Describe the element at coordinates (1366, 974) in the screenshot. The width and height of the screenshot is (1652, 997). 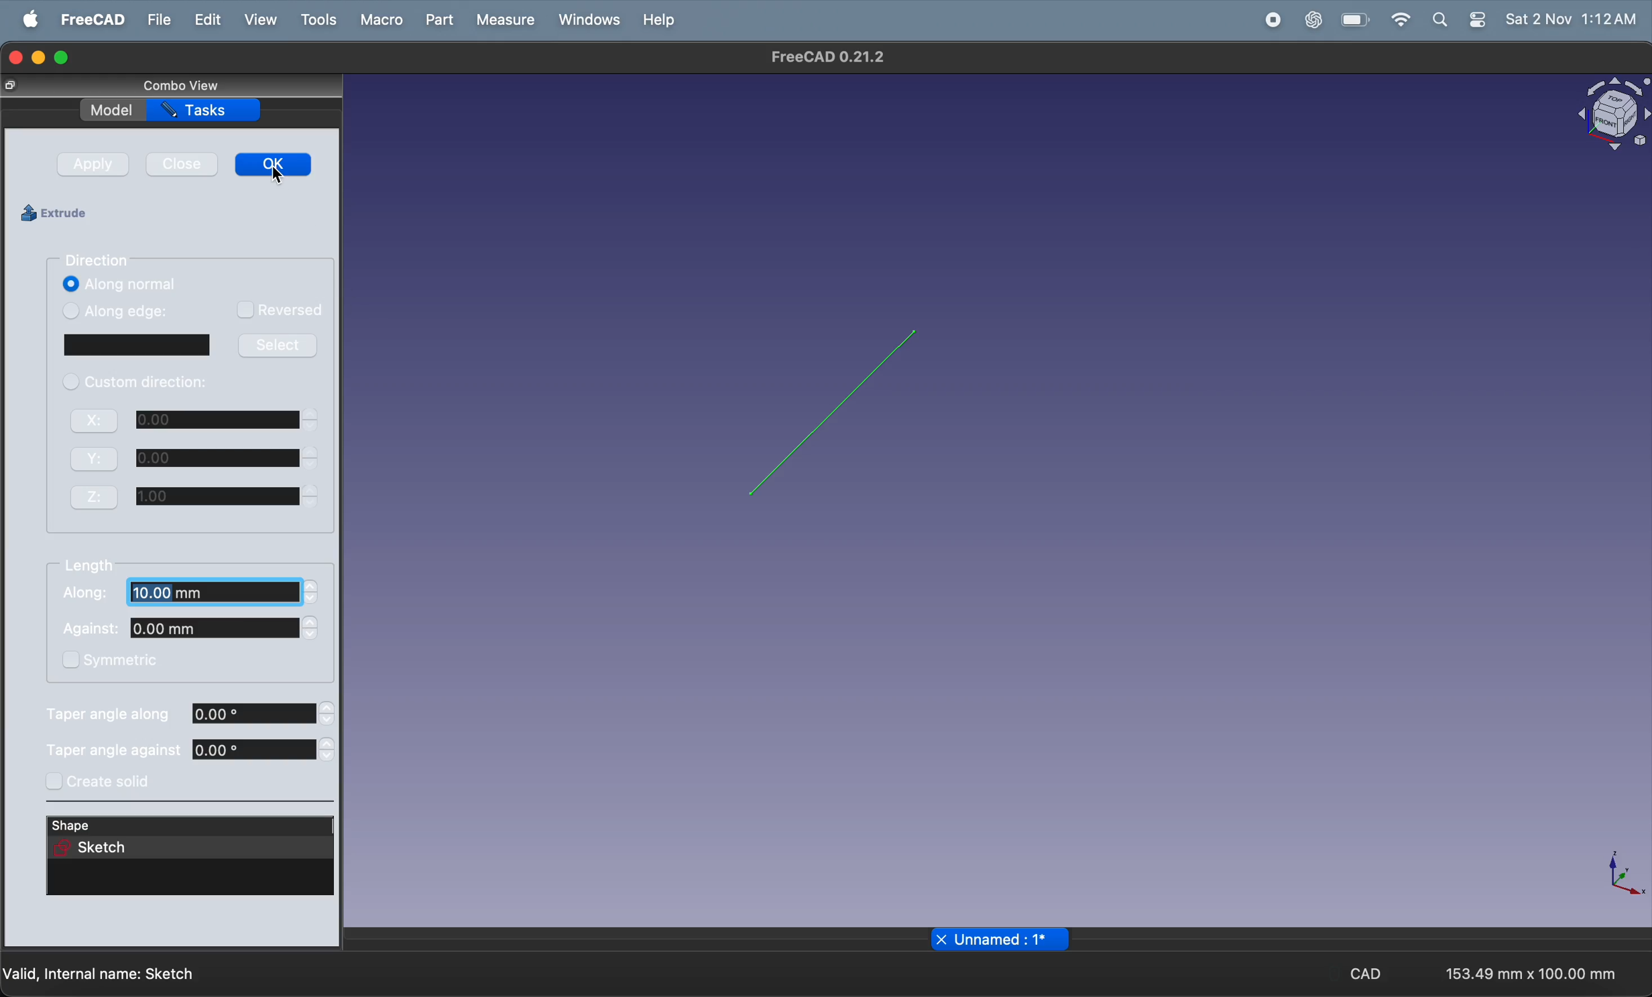
I see `CAD` at that location.